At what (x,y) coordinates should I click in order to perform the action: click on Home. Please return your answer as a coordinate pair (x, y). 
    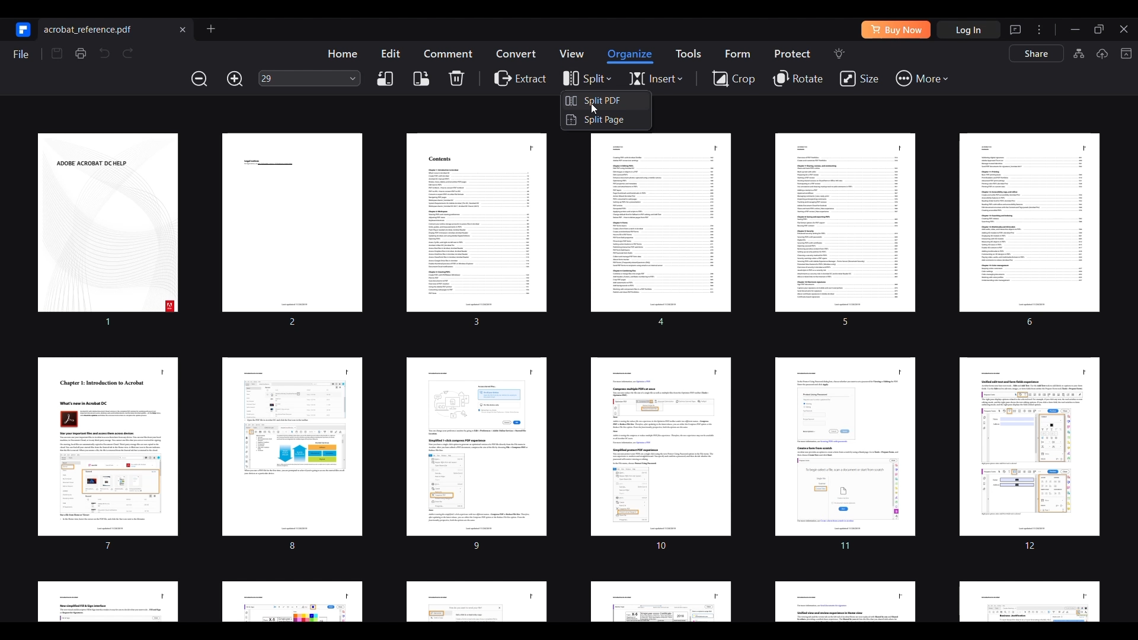
    Looking at the image, I should click on (342, 53).